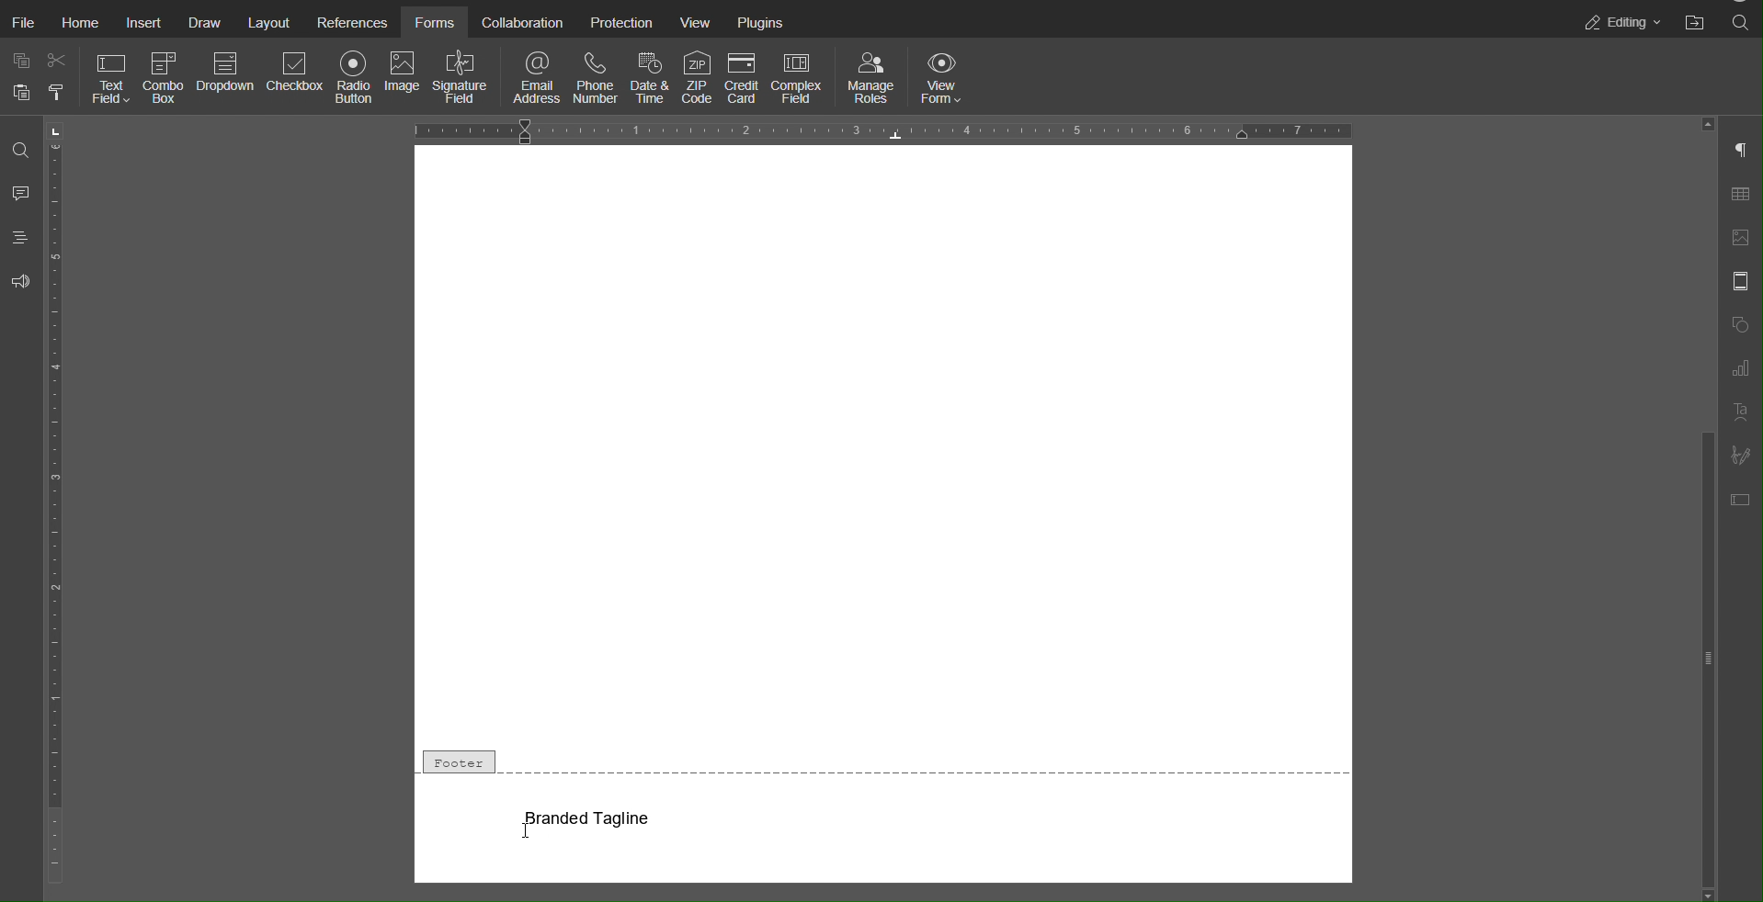  Describe the element at coordinates (145, 23) in the screenshot. I see `Insert` at that location.